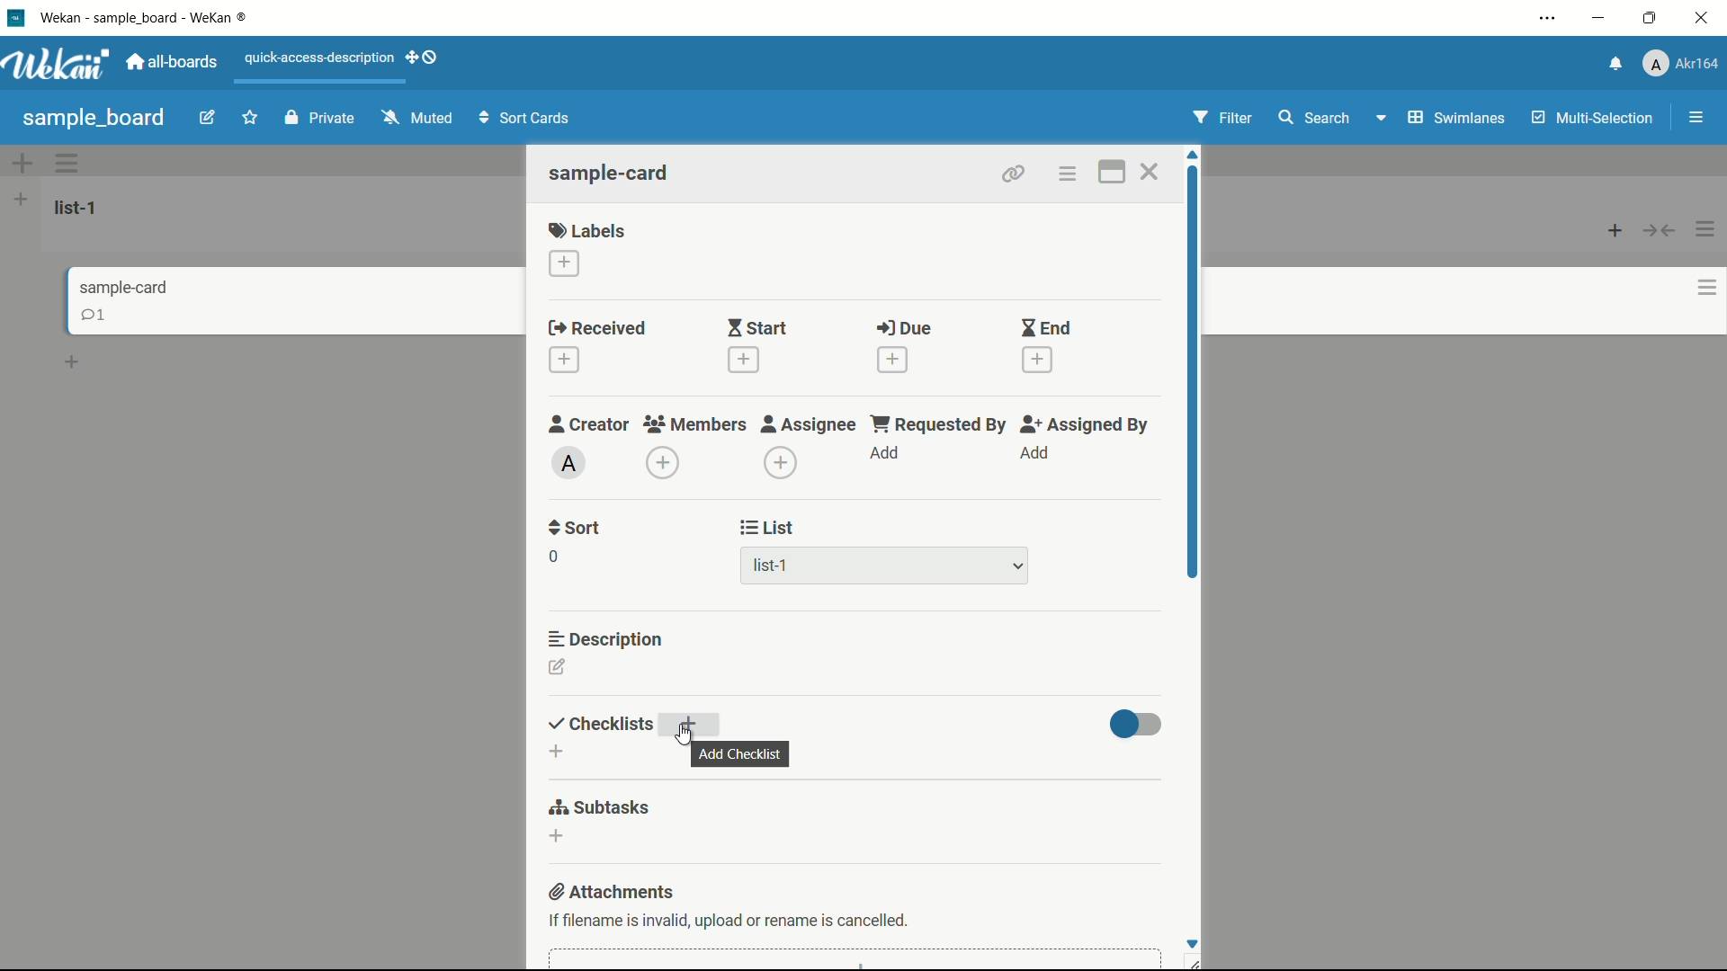 The width and height of the screenshot is (1727, 971). Describe the element at coordinates (666, 463) in the screenshot. I see `add member` at that location.